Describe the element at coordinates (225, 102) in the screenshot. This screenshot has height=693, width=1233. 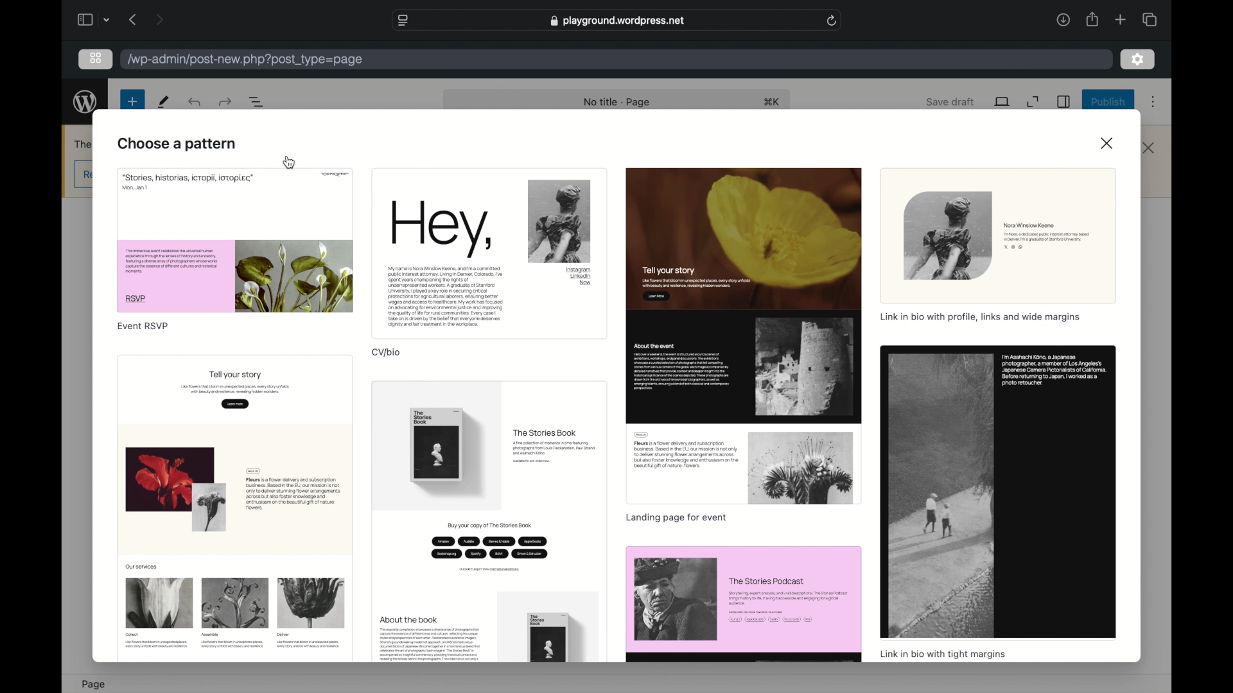
I see `undo` at that location.